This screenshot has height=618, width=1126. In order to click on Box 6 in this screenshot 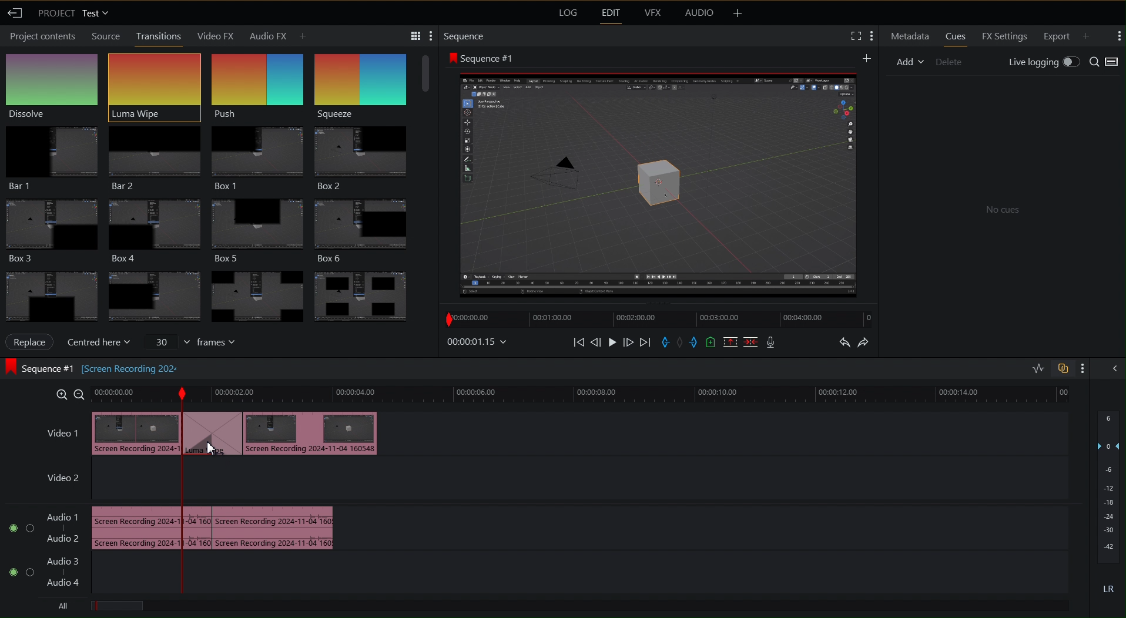, I will do `click(369, 226)`.